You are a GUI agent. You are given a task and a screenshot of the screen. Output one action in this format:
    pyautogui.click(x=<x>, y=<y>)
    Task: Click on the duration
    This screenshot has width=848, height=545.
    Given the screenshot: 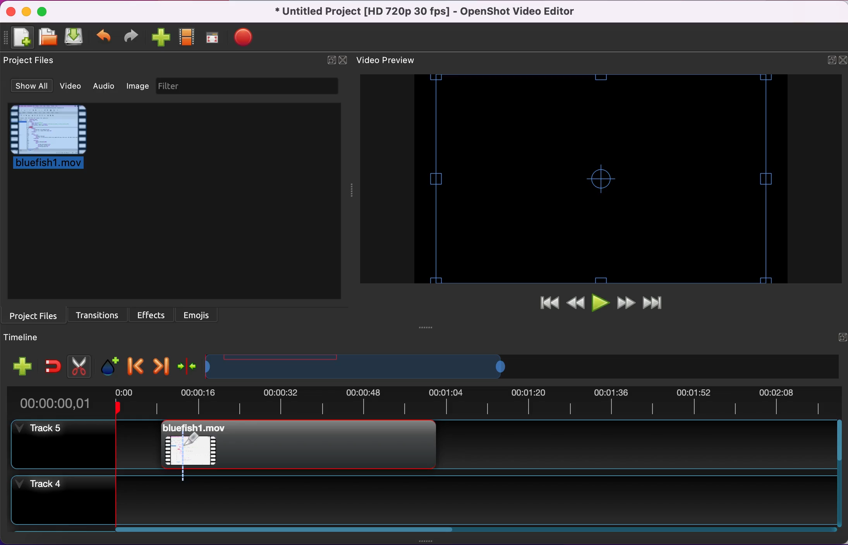 What is the action you would take?
    pyautogui.click(x=423, y=403)
    